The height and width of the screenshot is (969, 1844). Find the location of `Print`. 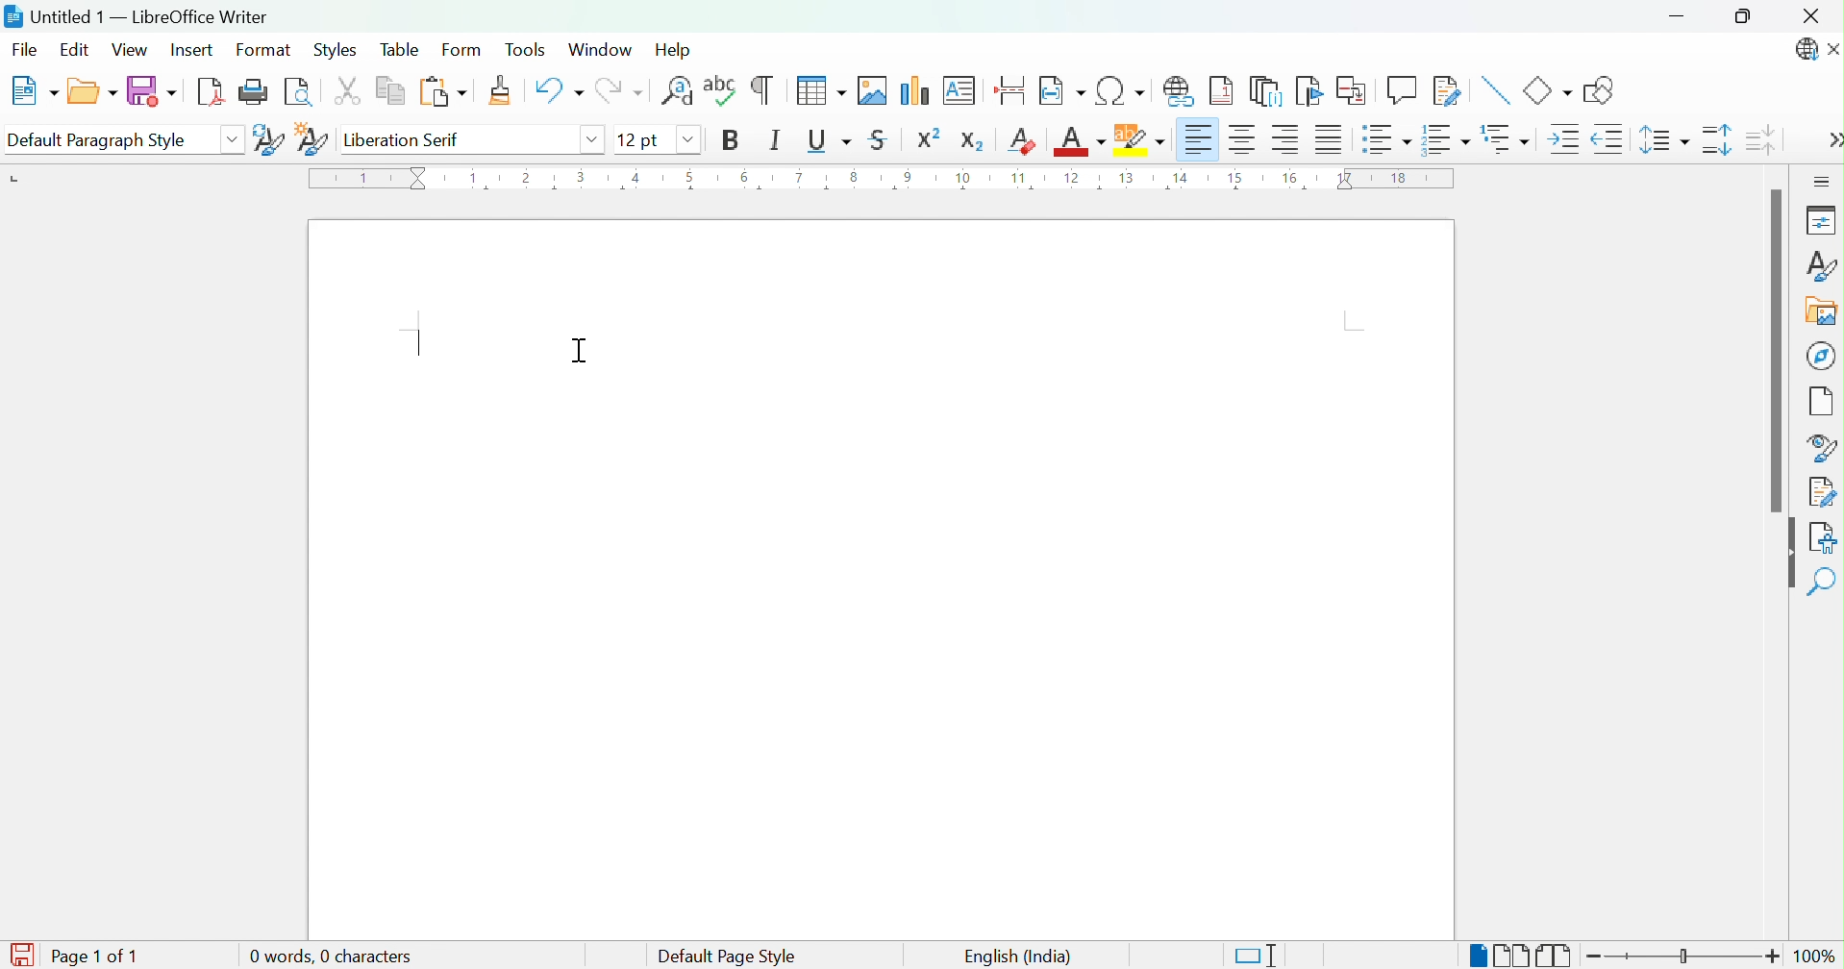

Print is located at coordinates (255, 91).